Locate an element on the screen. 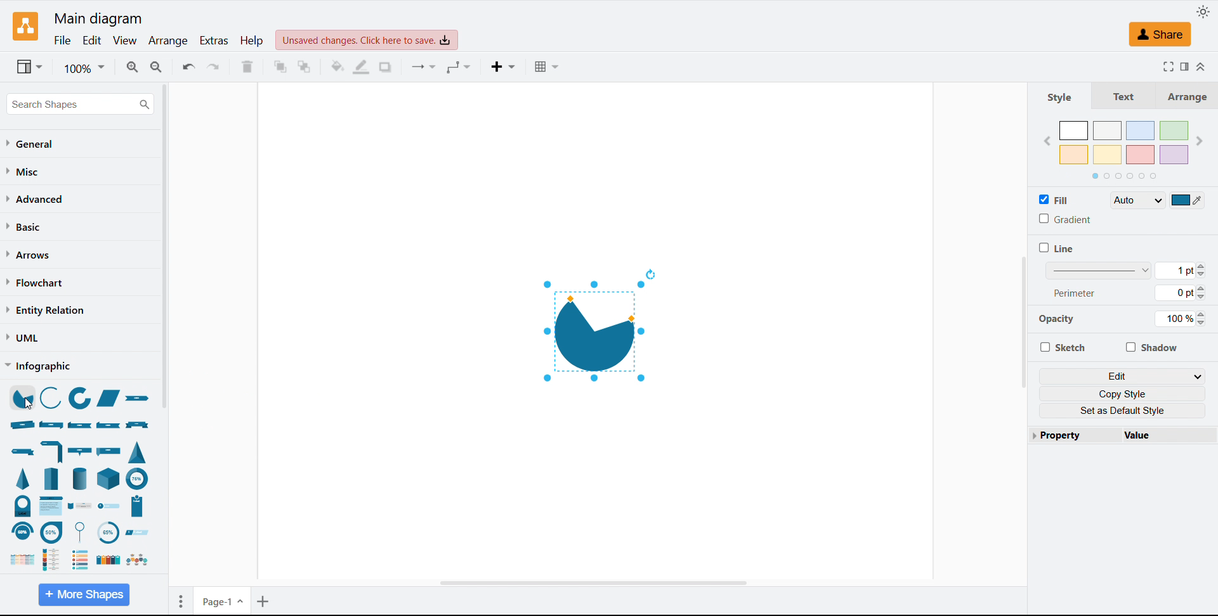 The width and height of the screenshot is (1218, 616). ribbon rolled is located at coordinates (22, 425).